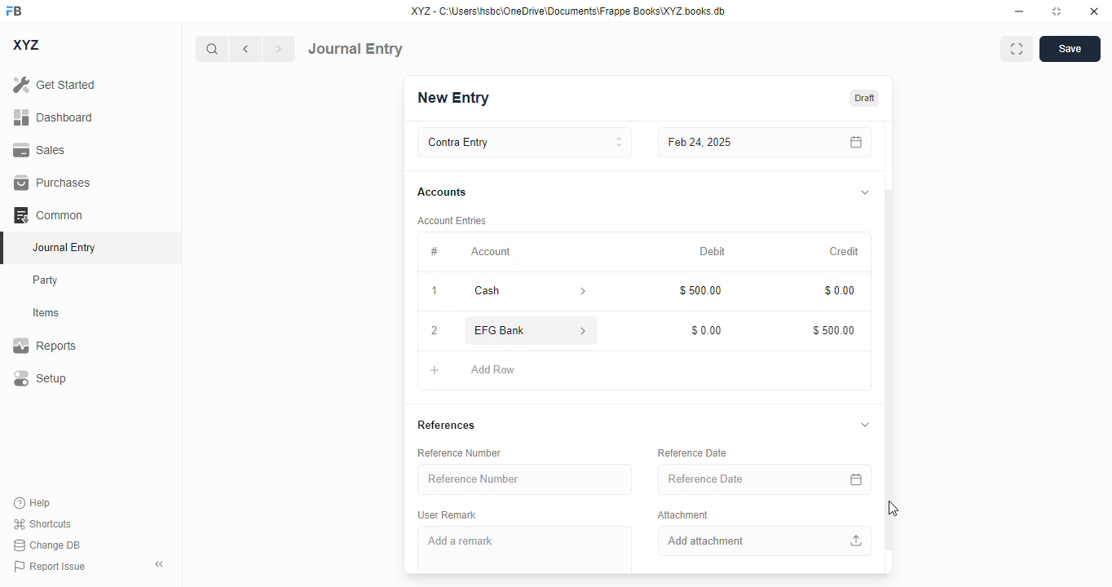 The width and height of the screenshot is (1112, 587). I want to click on help, so click(33, 503).